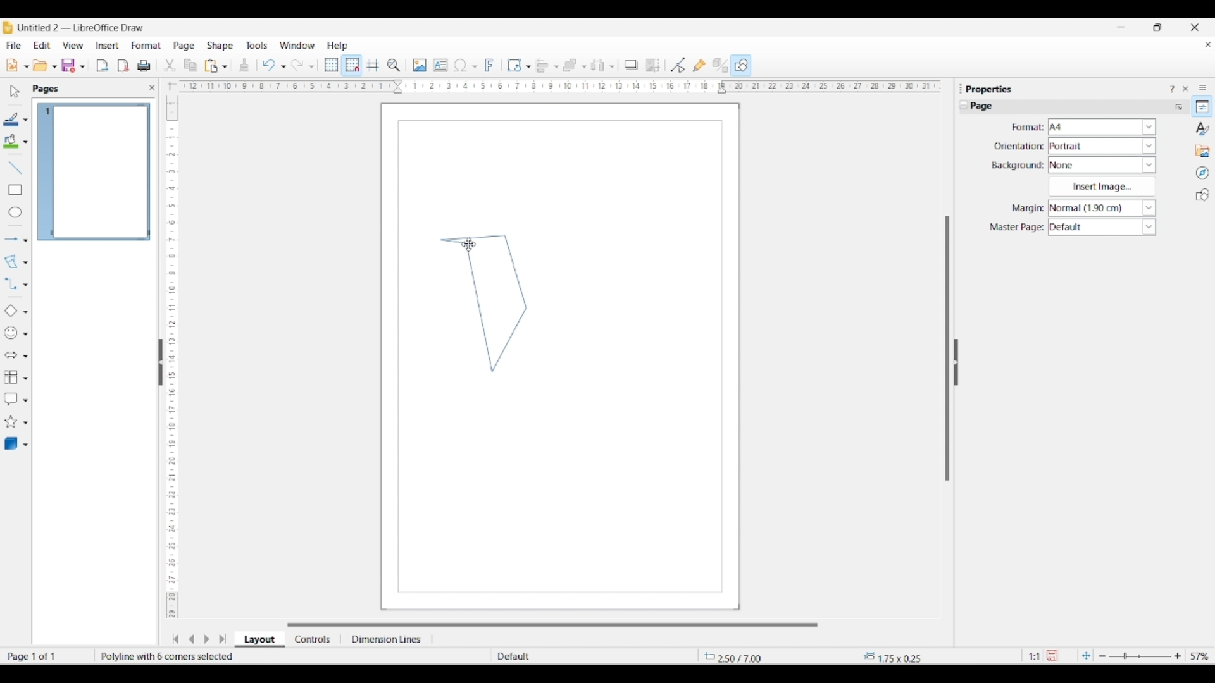 The height and width of the screenshot is (683, 1215). I want to click on Close current document , so click(1207, 45).